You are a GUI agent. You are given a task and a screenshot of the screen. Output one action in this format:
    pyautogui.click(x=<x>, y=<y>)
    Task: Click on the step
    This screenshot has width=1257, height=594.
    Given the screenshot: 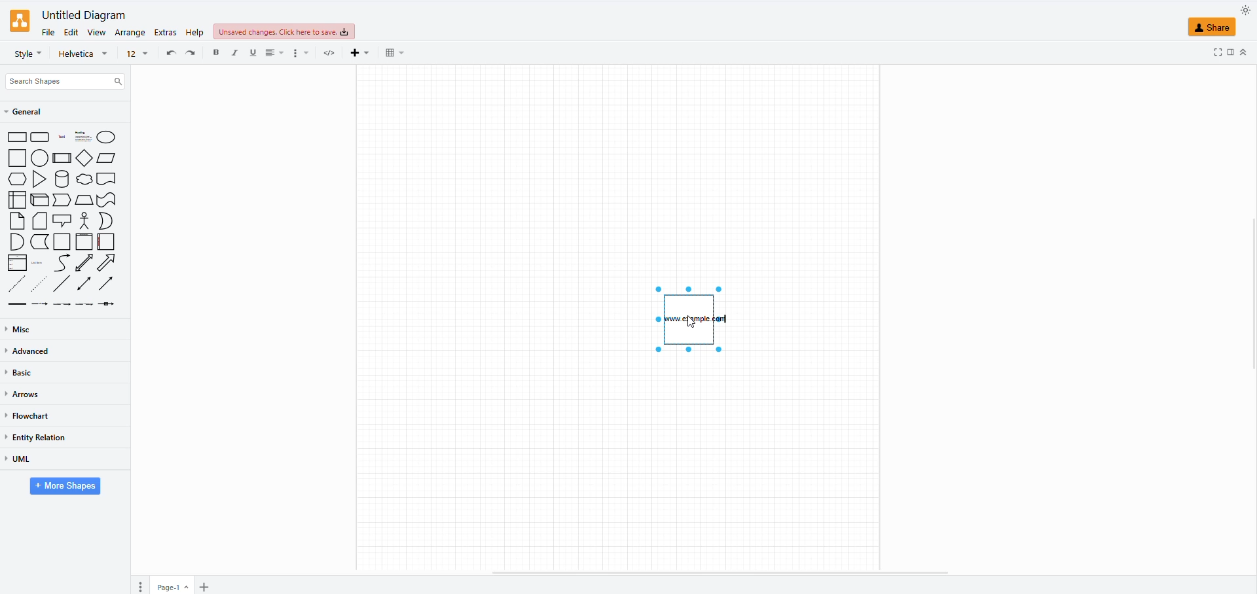 What is the action you would take?
    pyautogui.click(x=61, y=201)
    